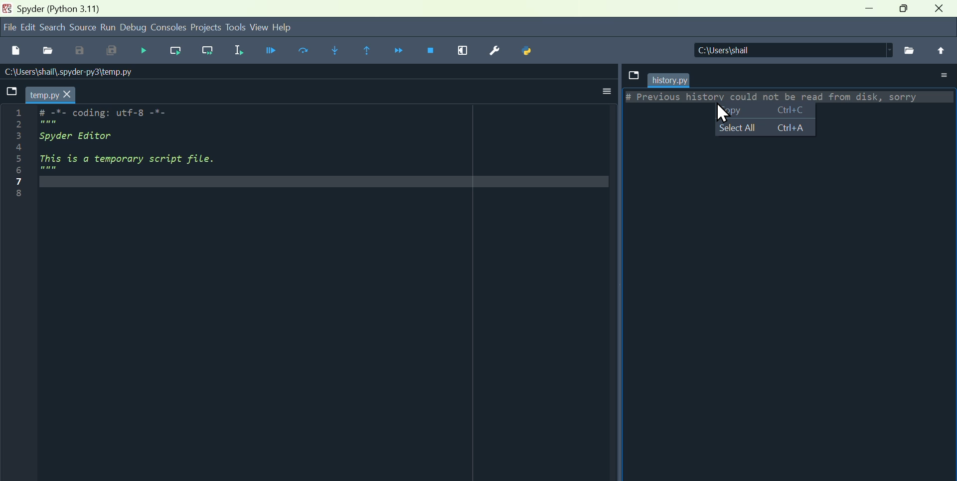 The height and width of the screenshot is (481, 957). Describe the element at coordinates (134, 28) in the screenshot. I see `Debug` at that location.